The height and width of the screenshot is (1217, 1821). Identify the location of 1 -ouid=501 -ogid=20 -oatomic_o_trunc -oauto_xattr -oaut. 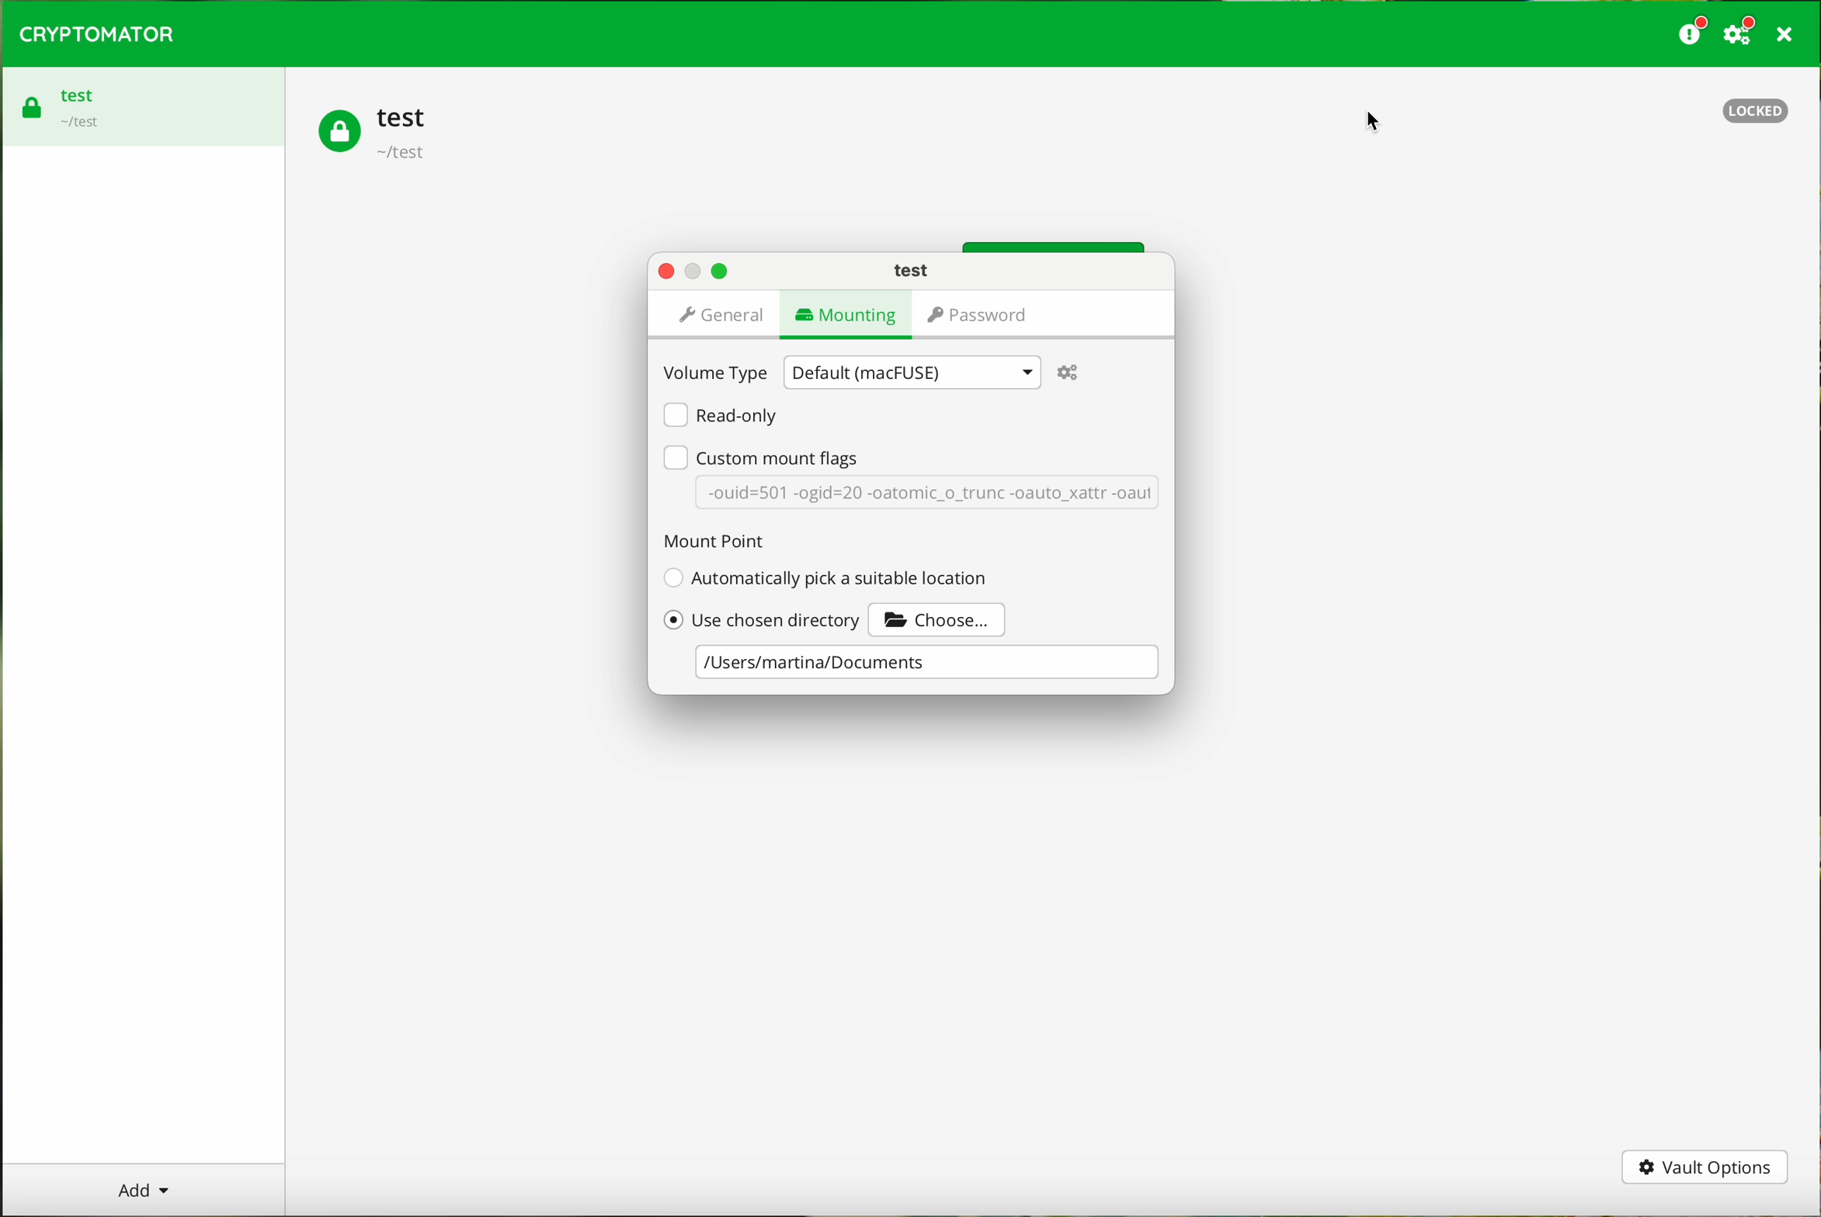
(929, 497).